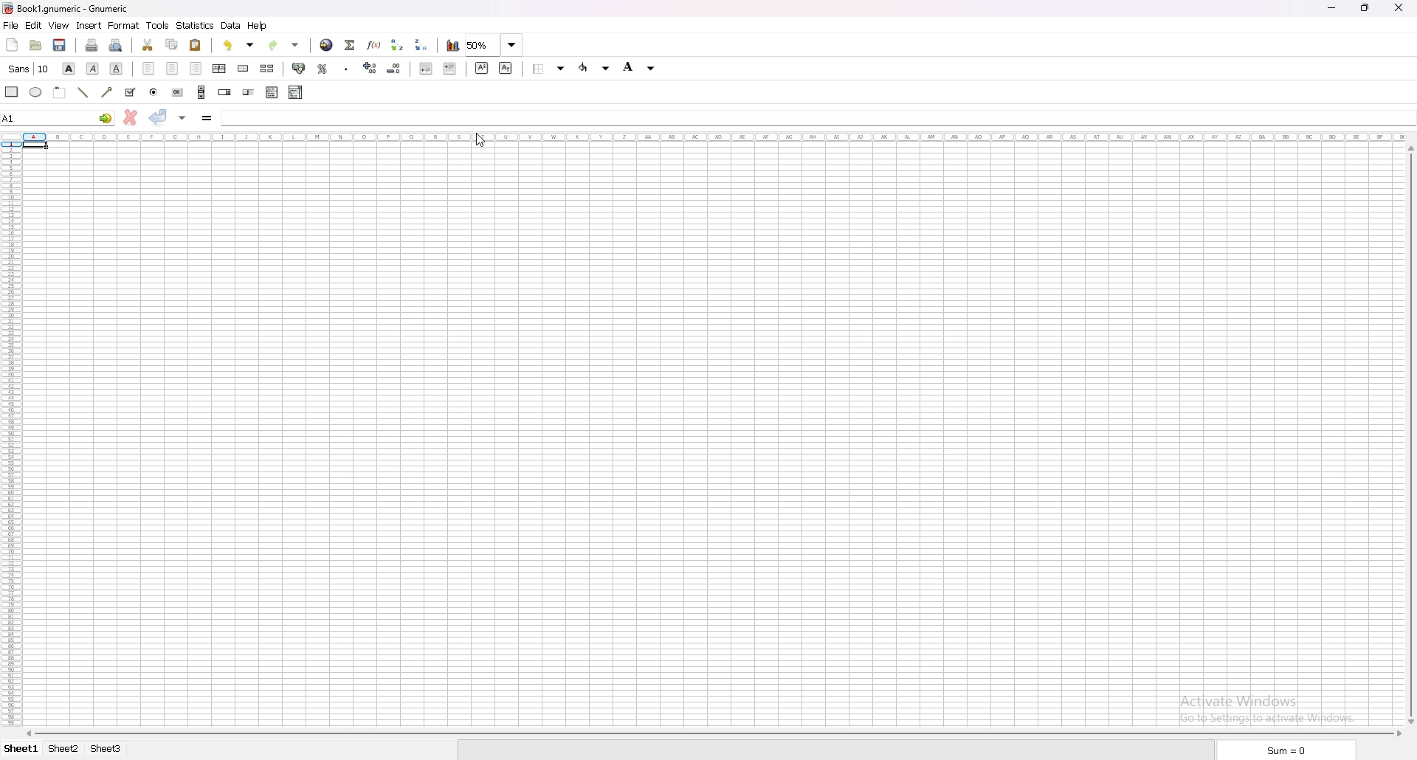 The image size is (1417, 760). Describe the element at coordinates (35, 46) in the screenshot. I see `open` at that location.